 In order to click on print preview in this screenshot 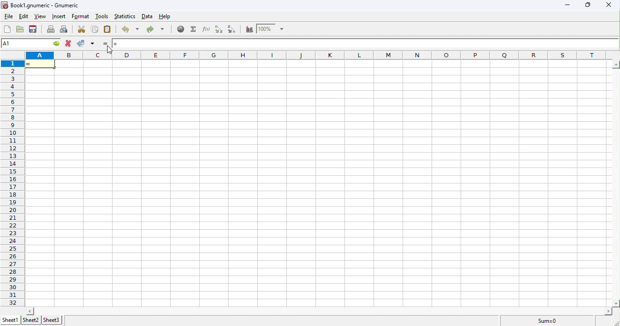, I will do `click(65, 30)`.